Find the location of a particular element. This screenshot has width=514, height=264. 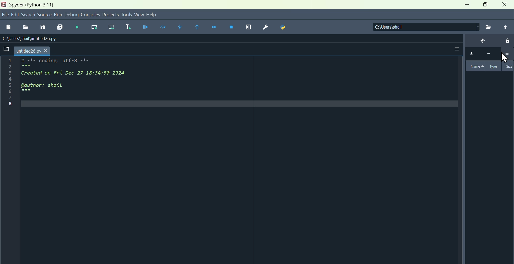

files is located at coordinates (488, 27).